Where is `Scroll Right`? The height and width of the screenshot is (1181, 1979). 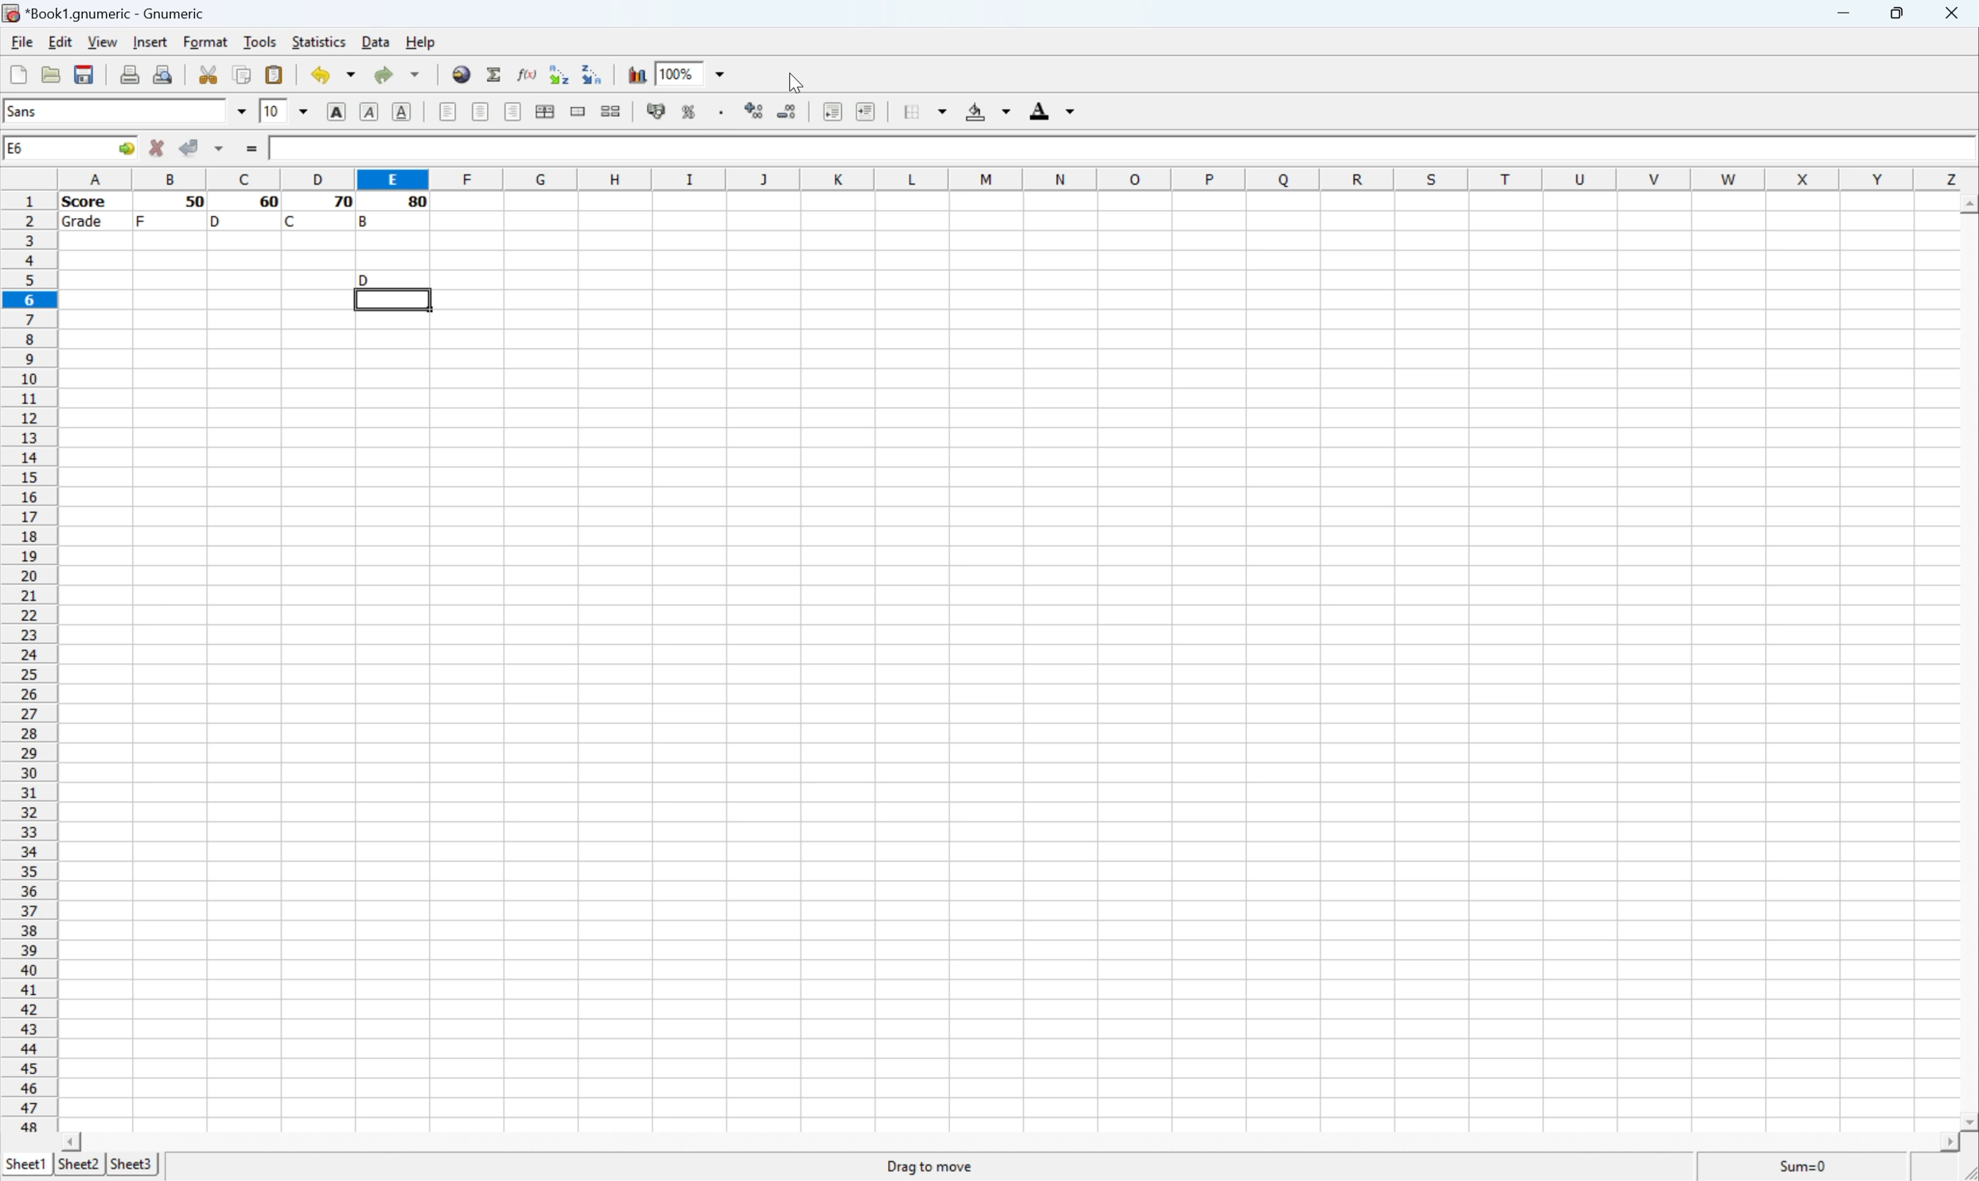
Scroll Right is located at coordinates (1942, 1142).